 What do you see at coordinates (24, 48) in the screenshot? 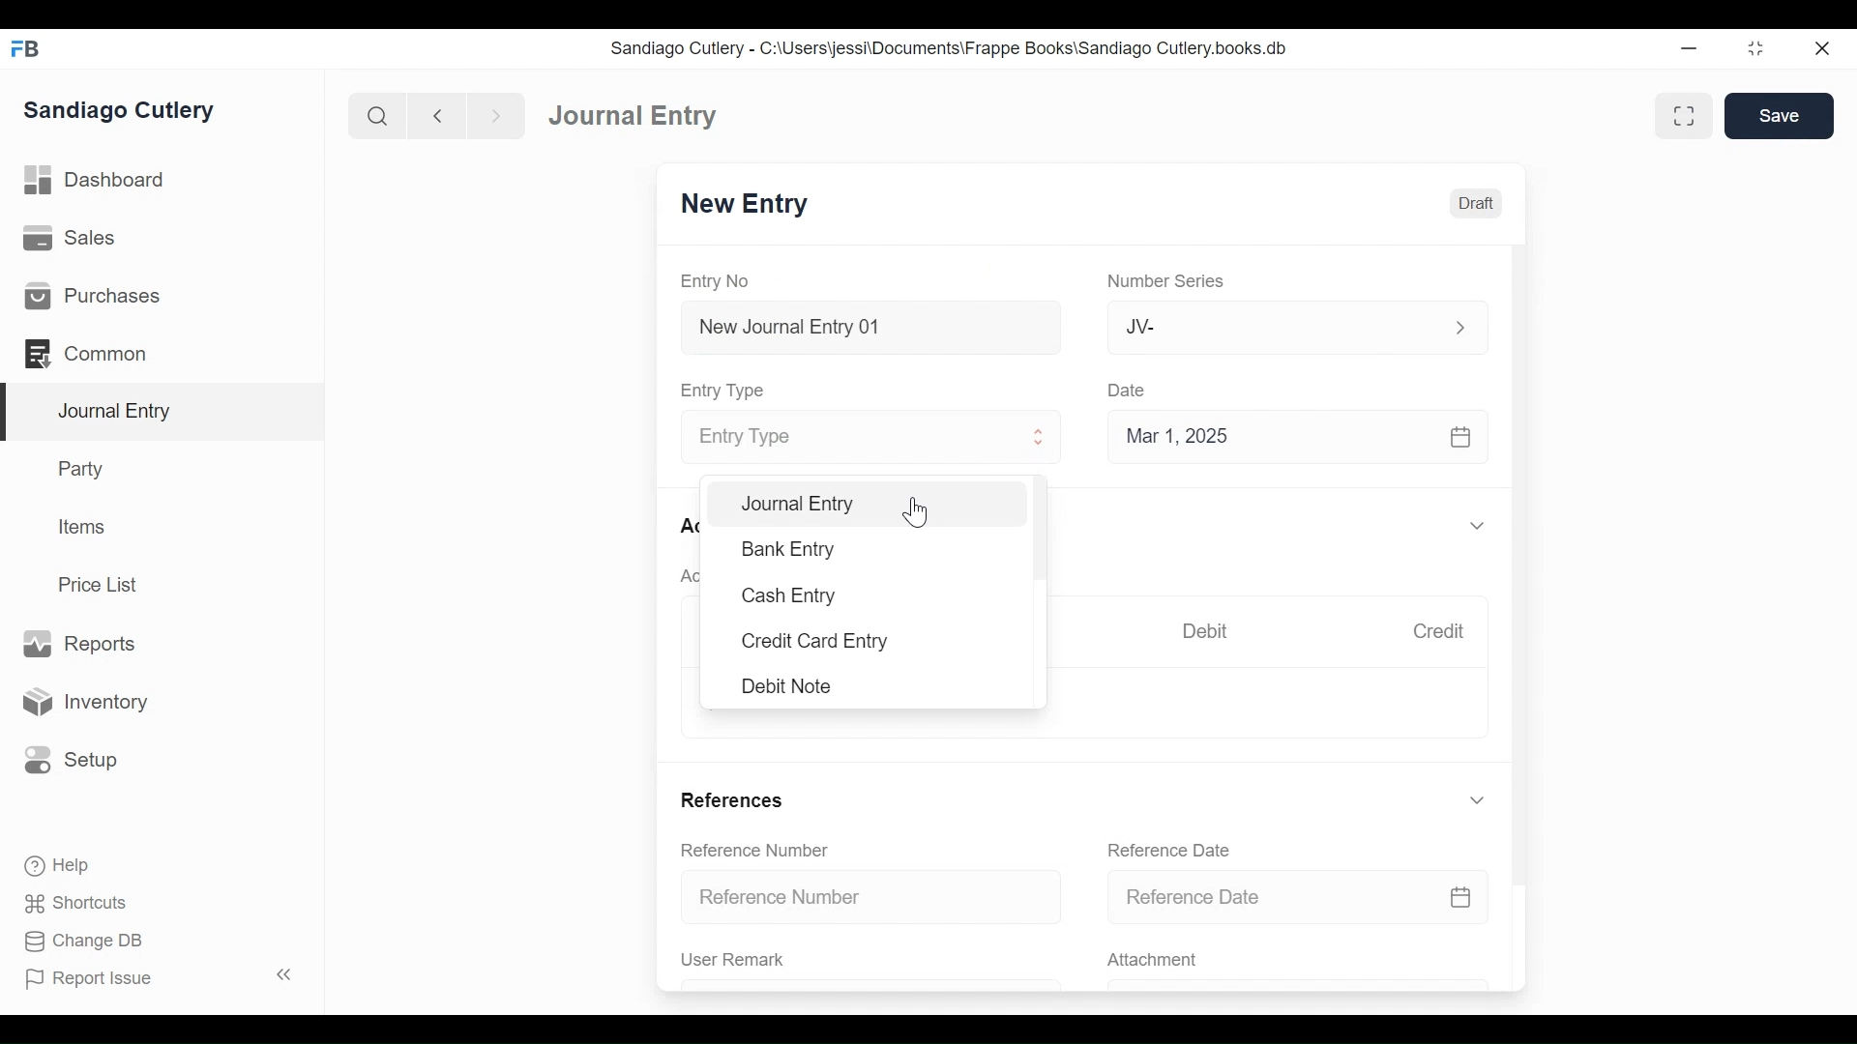
I see `FrappeBooks logo` at bounding box center [24, 48].